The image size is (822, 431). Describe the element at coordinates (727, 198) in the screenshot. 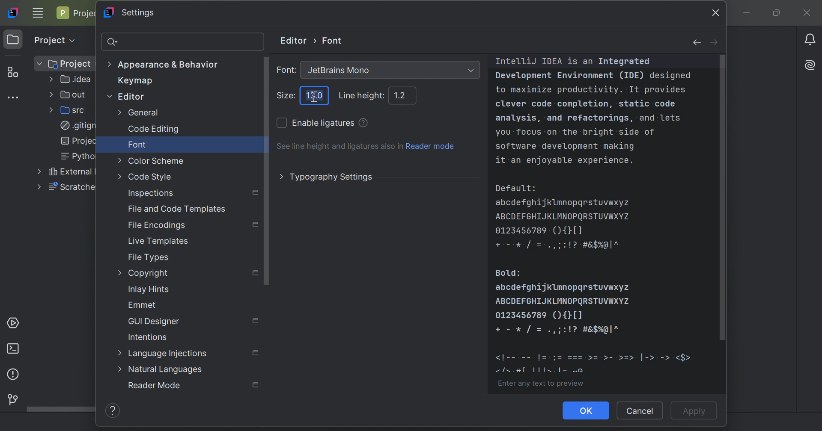

I see `scroll bar ` at that location.